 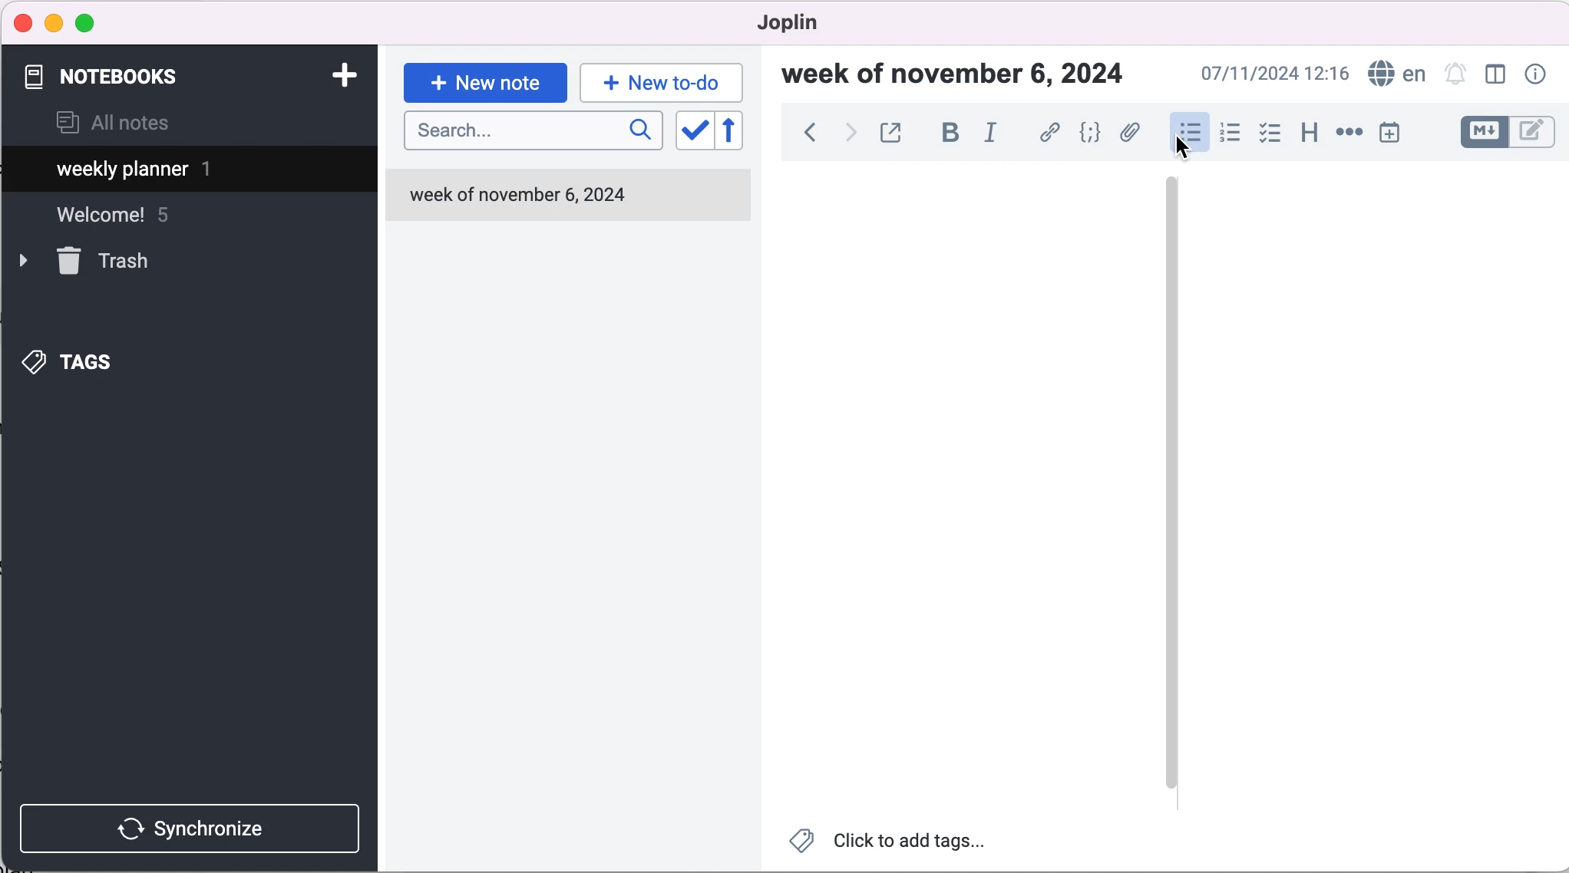 What do you see at coordinates (962, 77) in the screenshot?
I see `week of november 6, 2024` at bounding box center [962, 77].